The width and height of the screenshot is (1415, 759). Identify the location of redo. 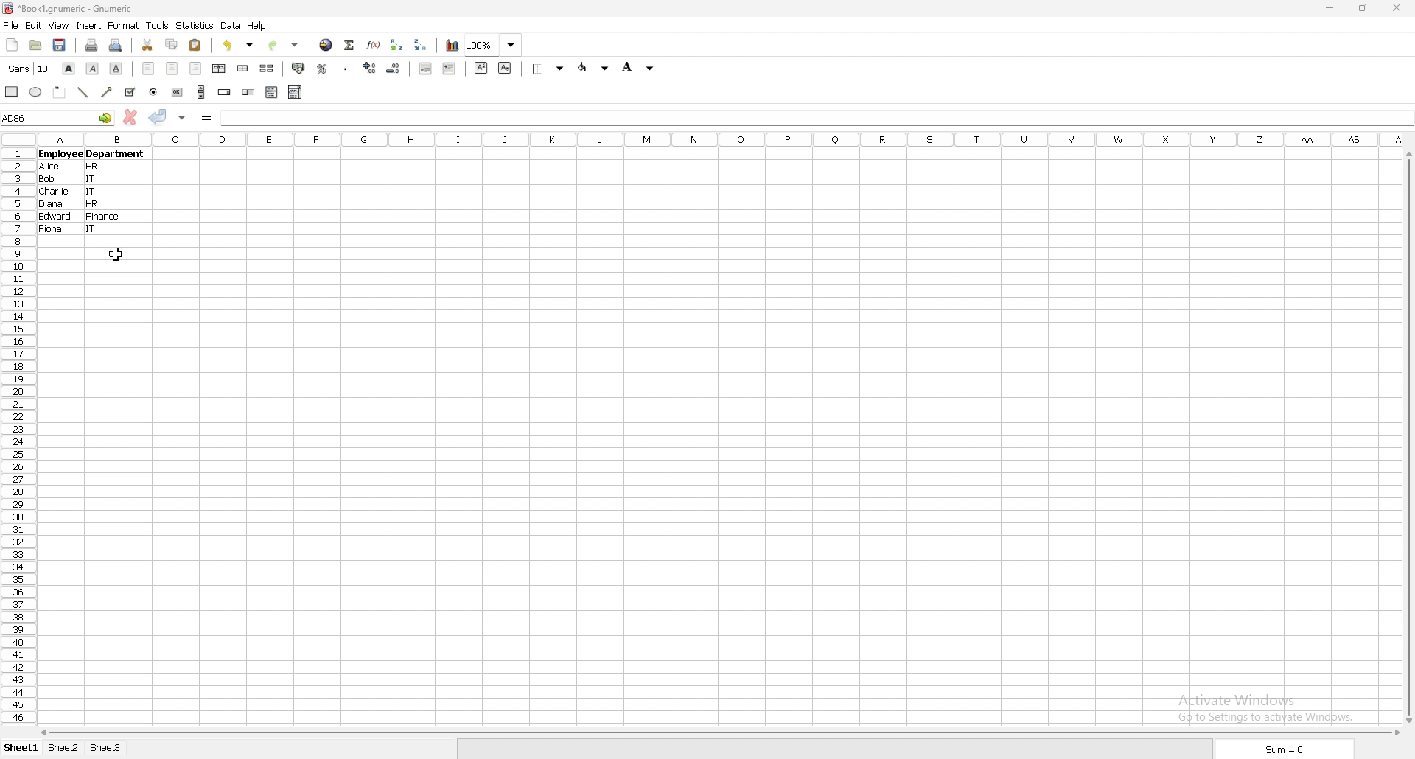
(284, 43).